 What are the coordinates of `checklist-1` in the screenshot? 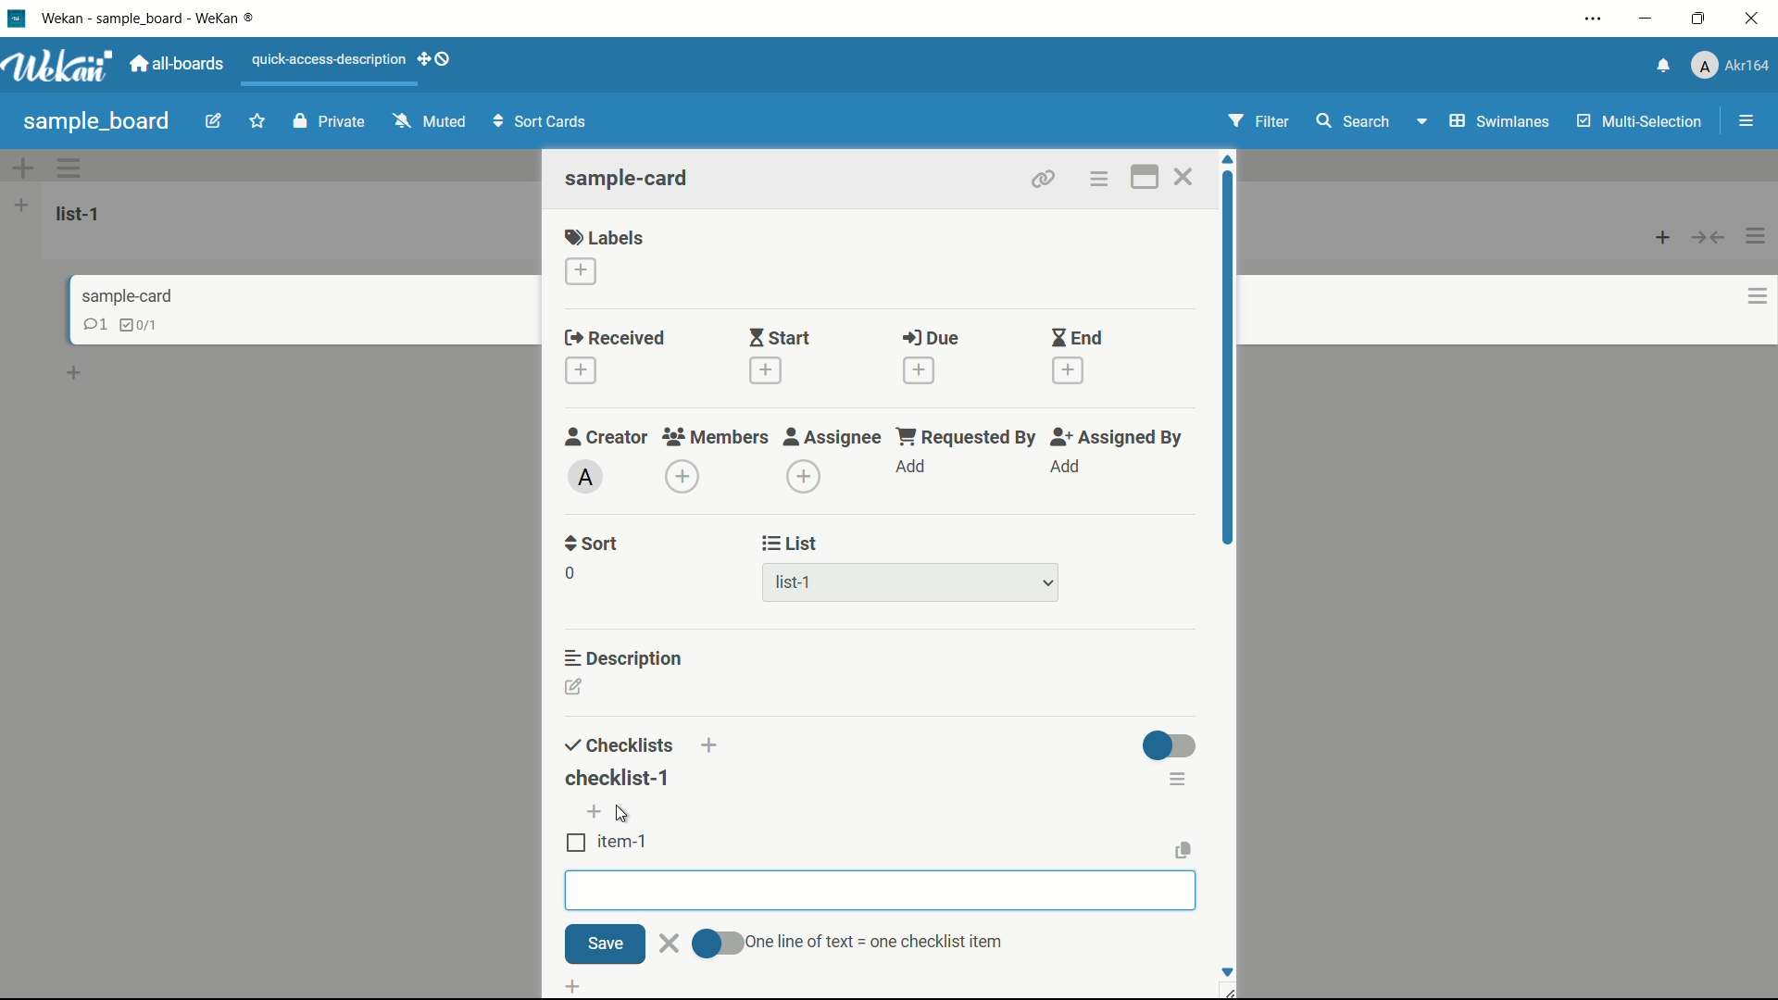 It's located at (626, 782).